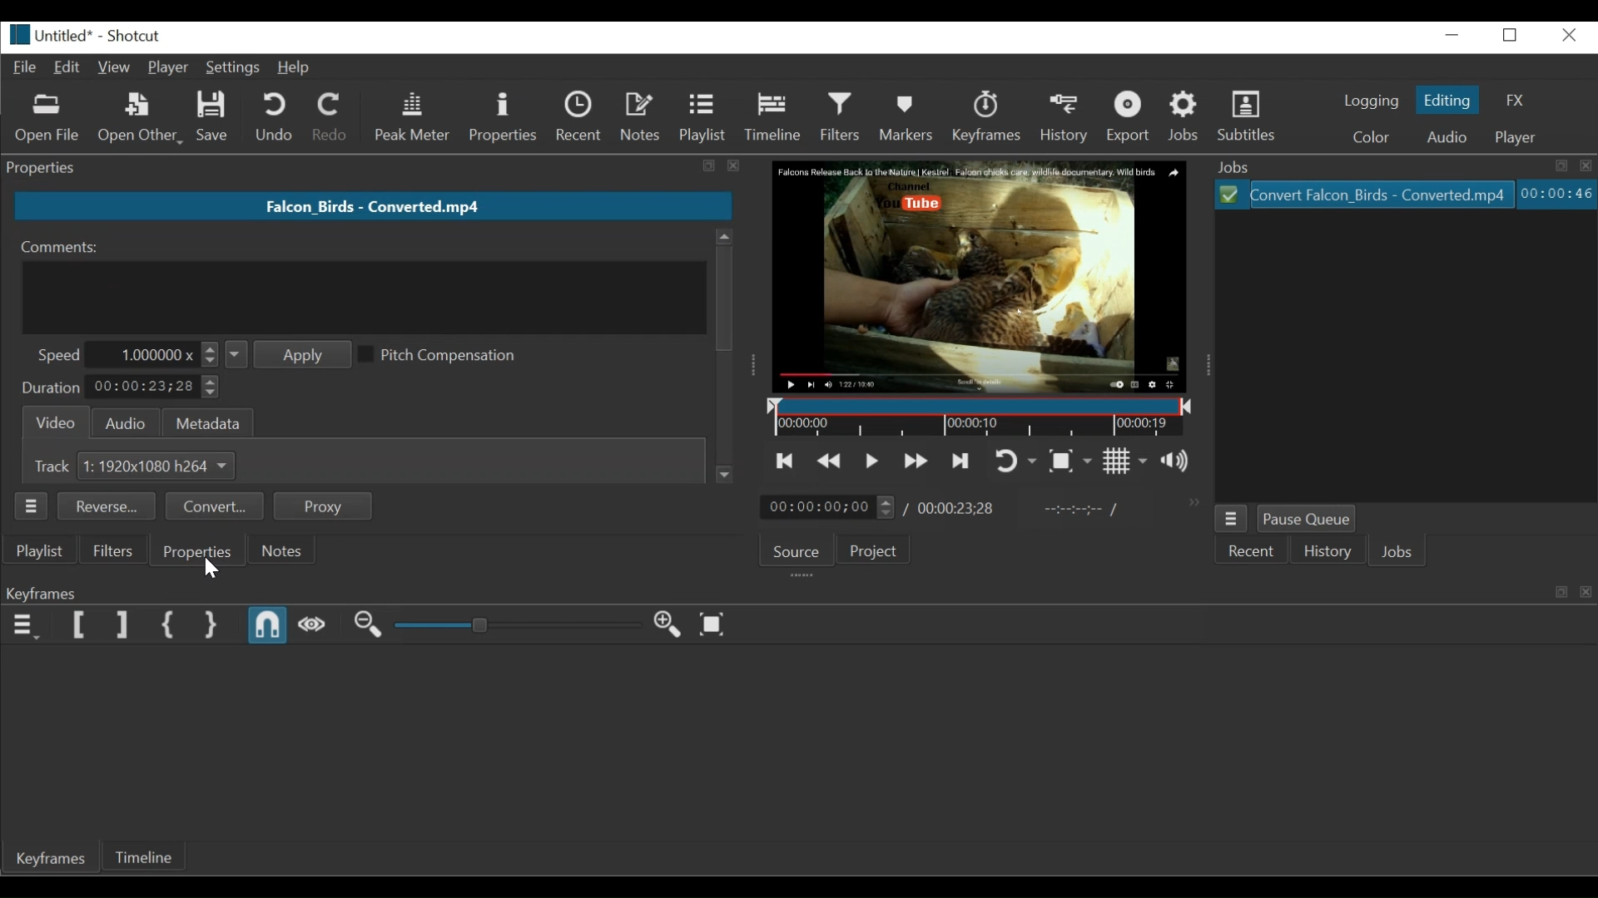 The width and height of the screenshot is (1598, 898). Describe the element at coordinates (1372, 138) in the screenshot. I see `color` at that location.